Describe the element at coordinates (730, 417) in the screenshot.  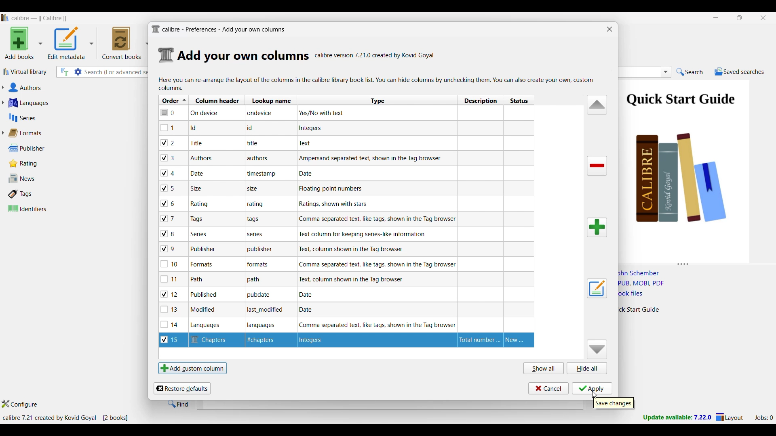
I see `Layout settings` at that location.